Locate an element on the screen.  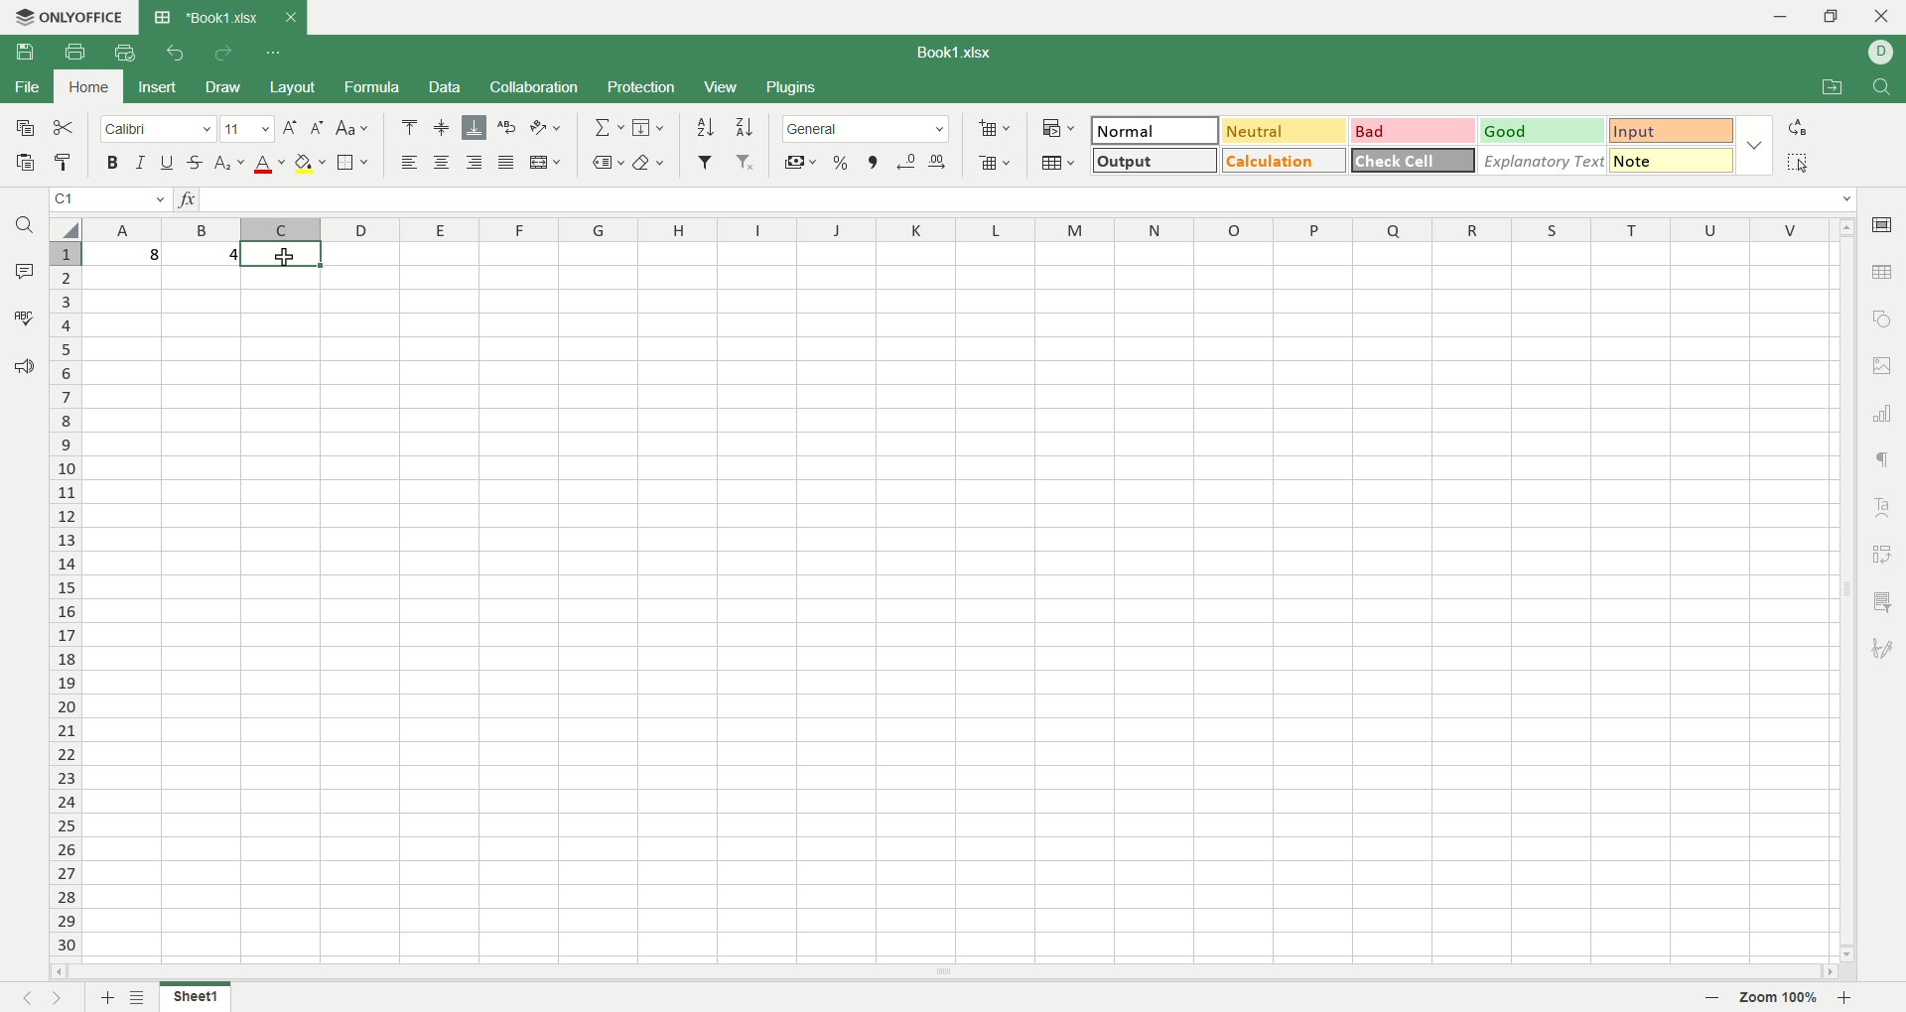
percent format is located at coordinates (844, 163).